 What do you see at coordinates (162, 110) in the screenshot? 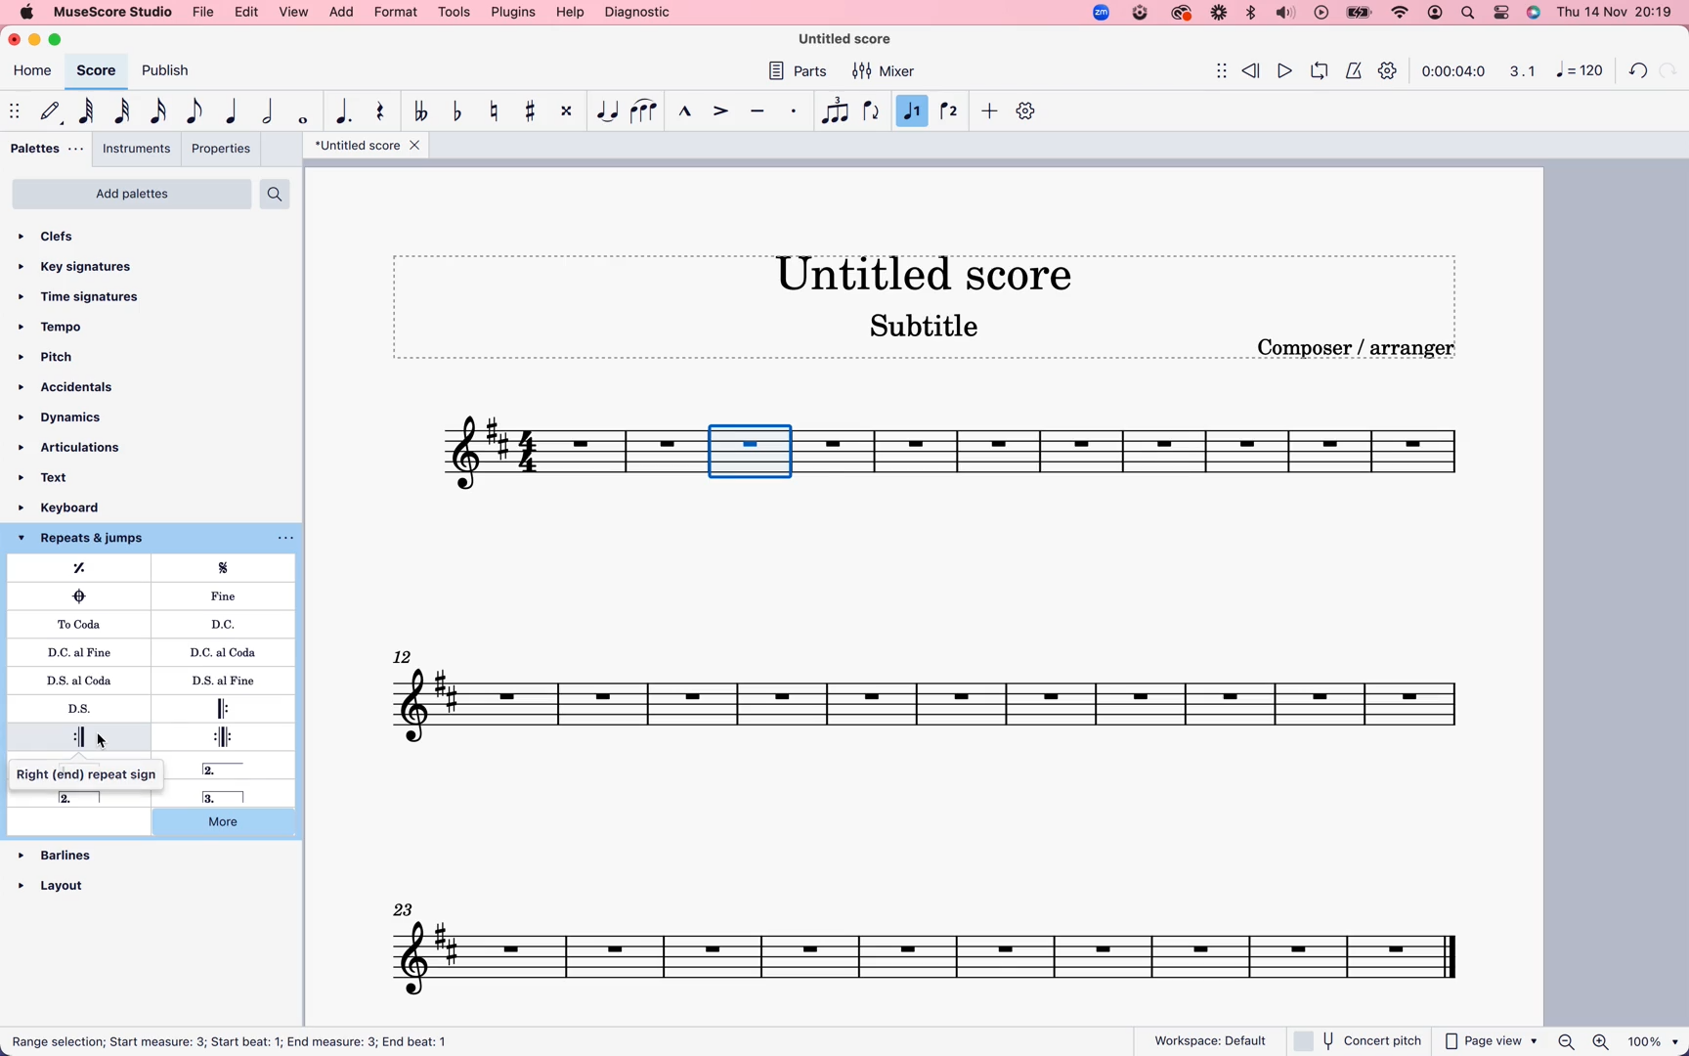
I see `16th note` at bounding box center [162, 110].